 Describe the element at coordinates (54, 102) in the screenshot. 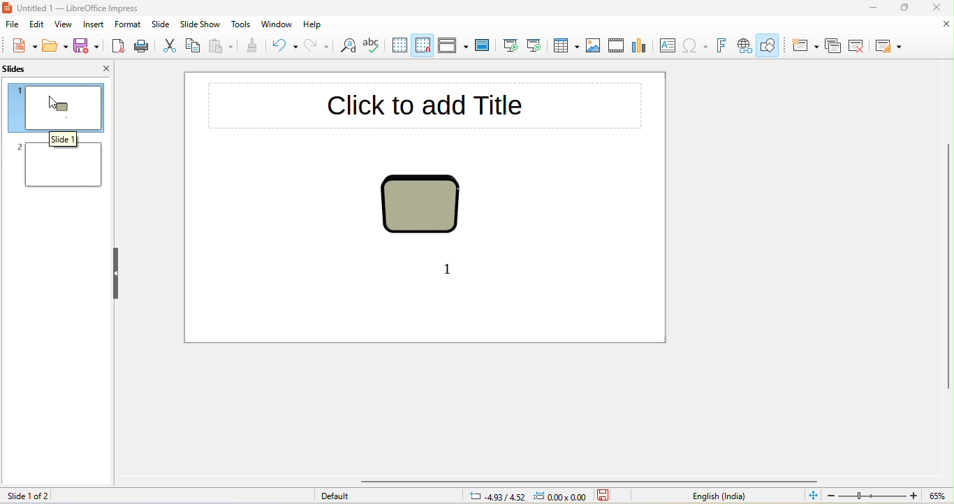

I see `cursor` at that location.